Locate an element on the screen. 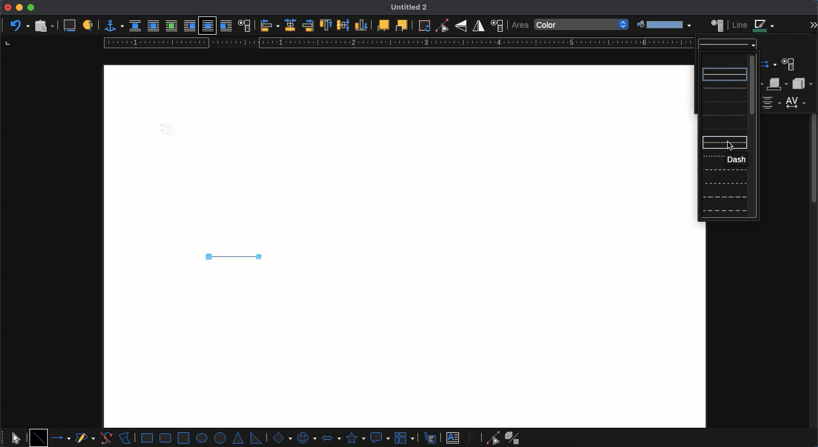 This screenshot has width=818, height=447. align objects is located at coordinates (270, 26).